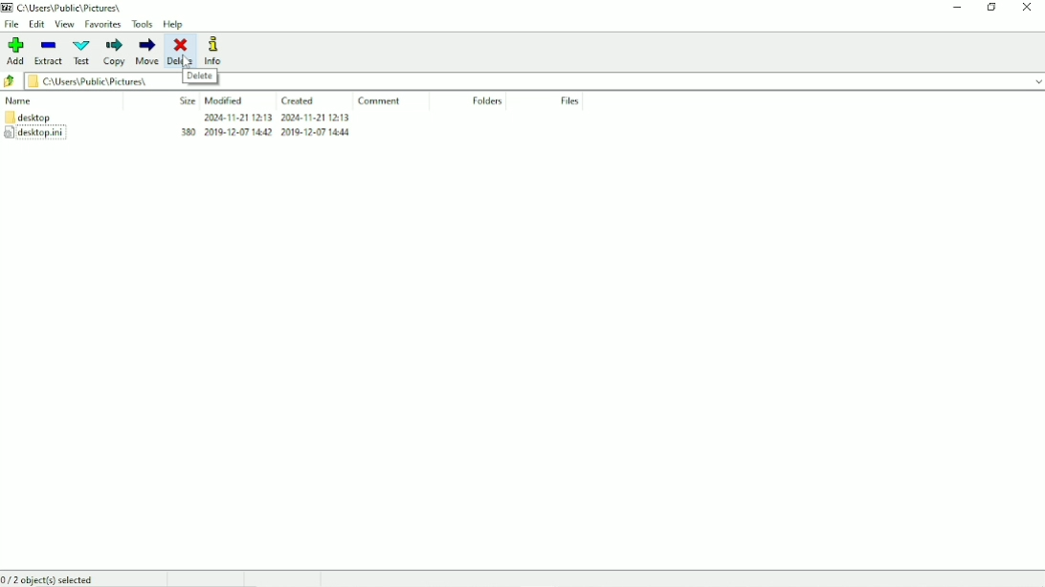 The width and height of the screenshot is (1045, 587). What do you see at coordinates (113, 52) in the screenshot?
I see `Copy` at bounding box center [113, 52].